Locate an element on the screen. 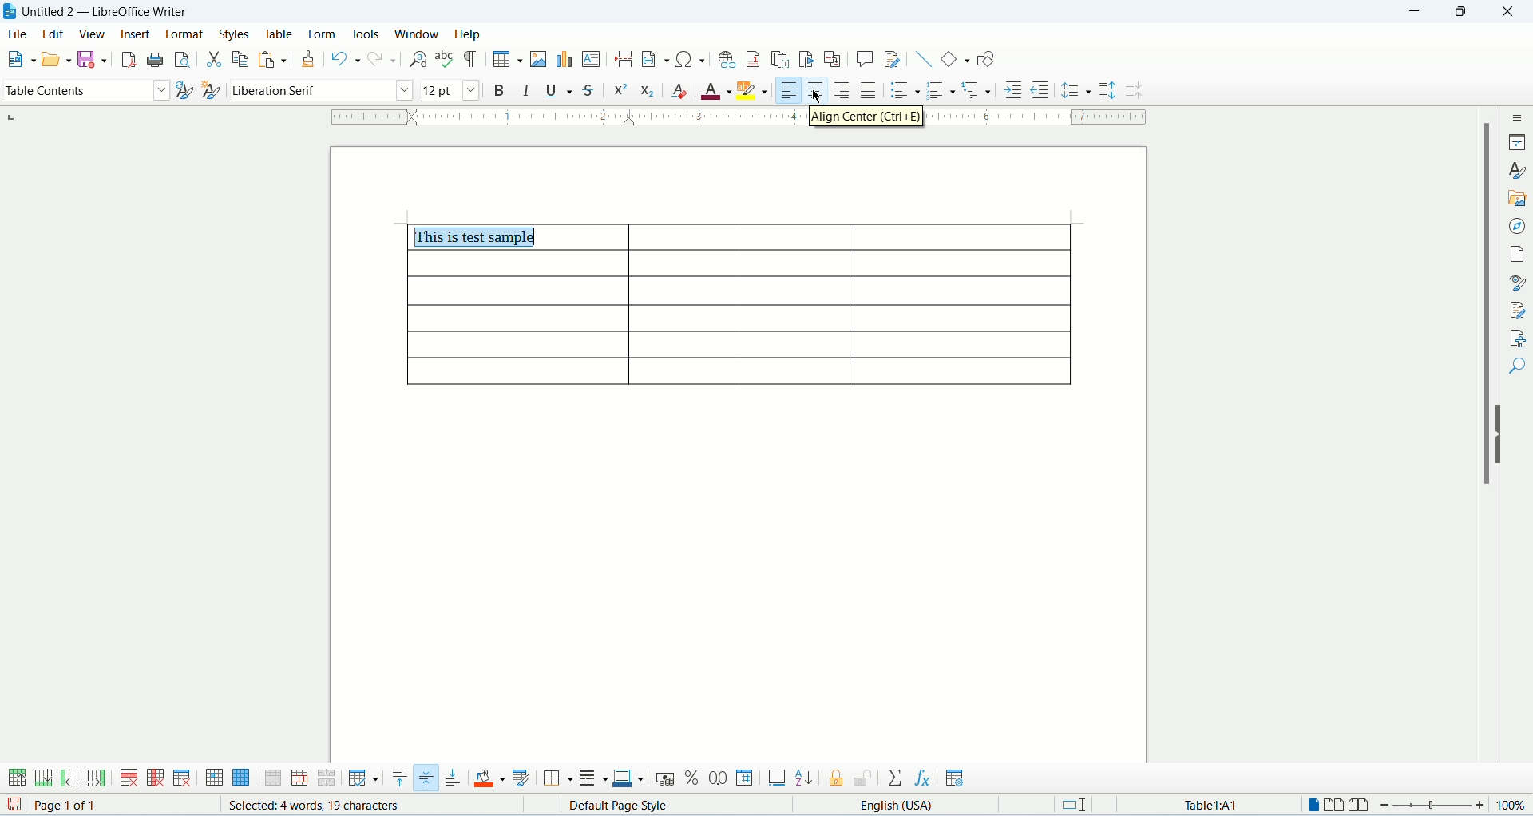  sidebar settings is located at coordinates (1515, 116).